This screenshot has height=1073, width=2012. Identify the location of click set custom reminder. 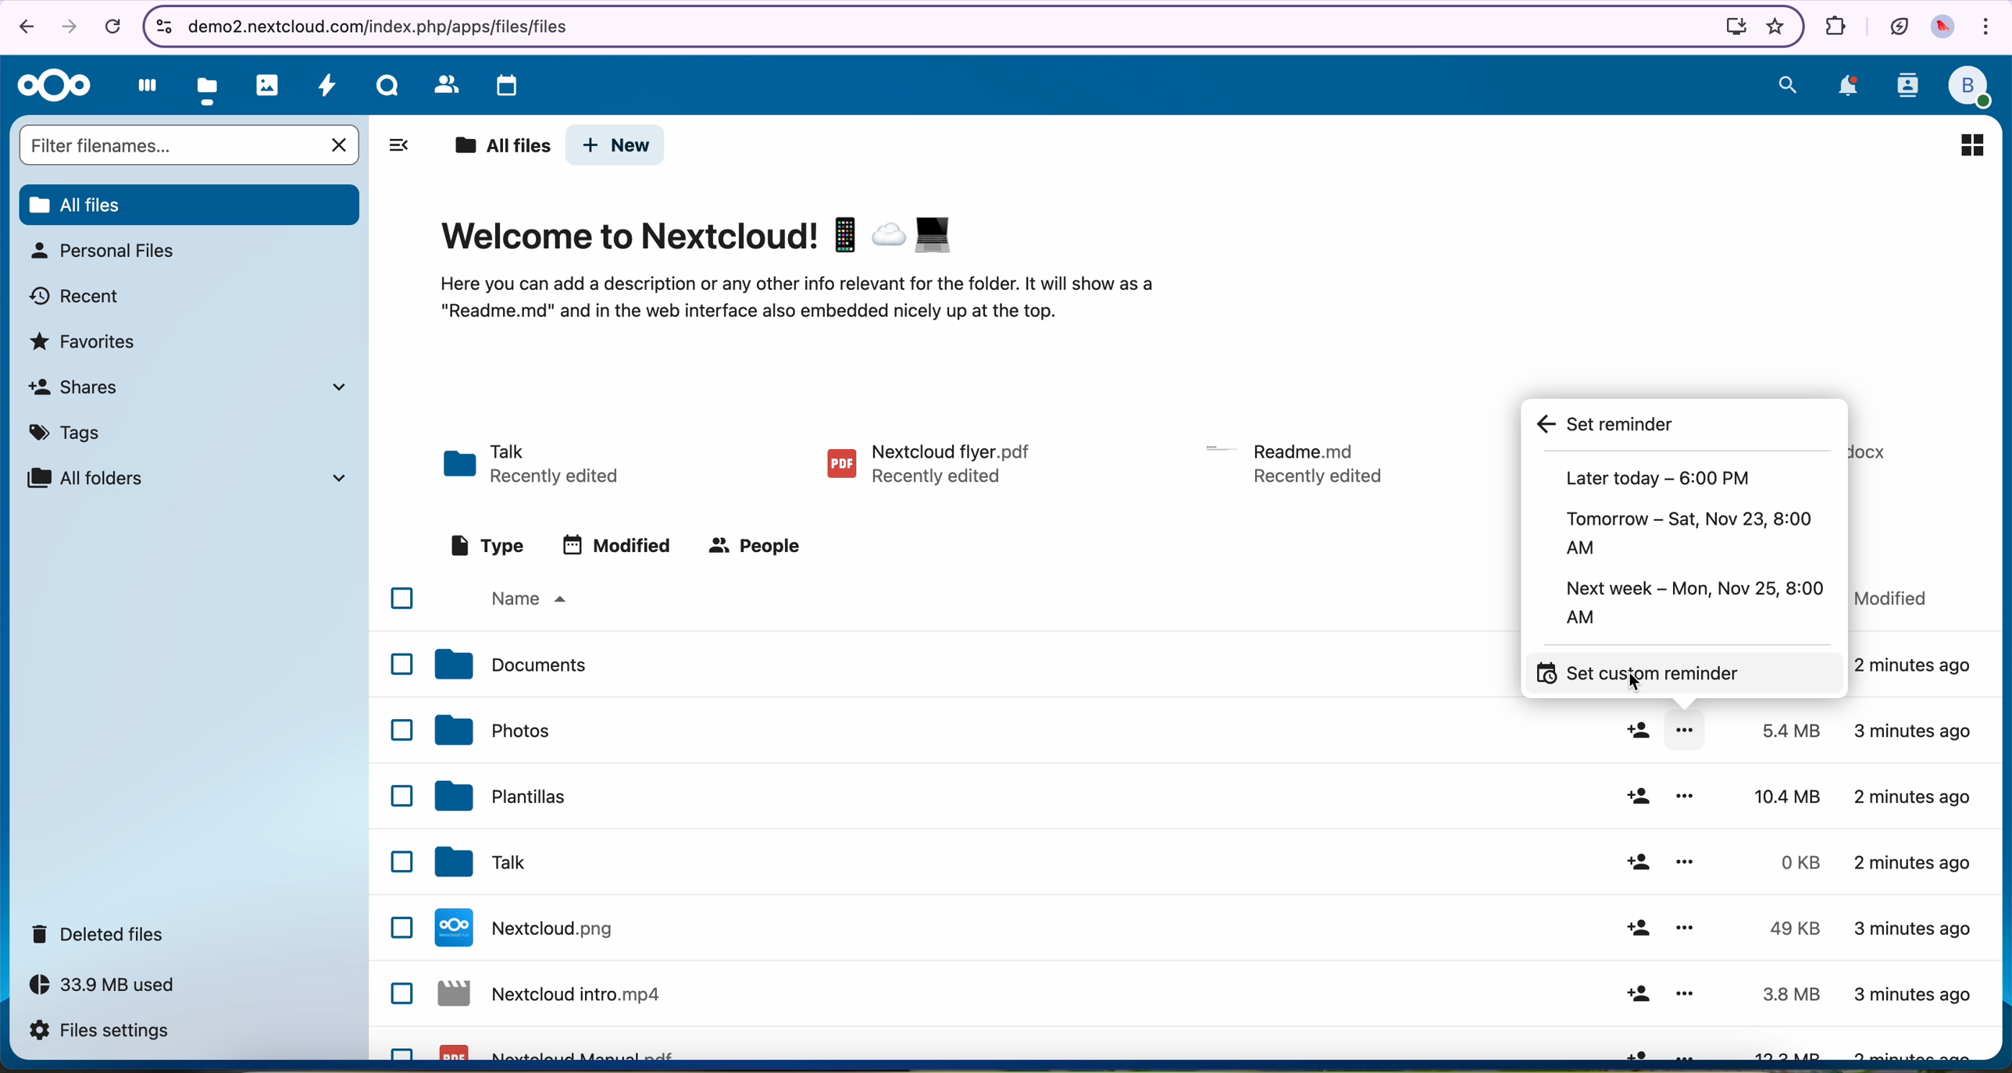
(1685, 675).